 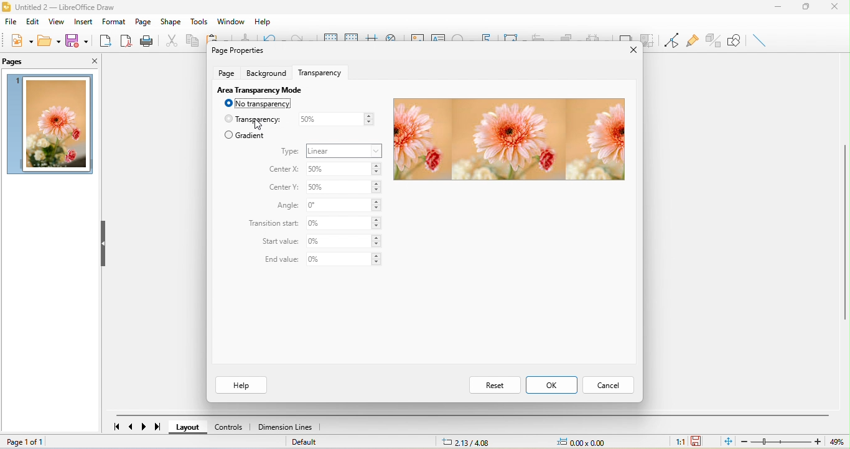 I want to click on first page, so click(x=116, y=425).